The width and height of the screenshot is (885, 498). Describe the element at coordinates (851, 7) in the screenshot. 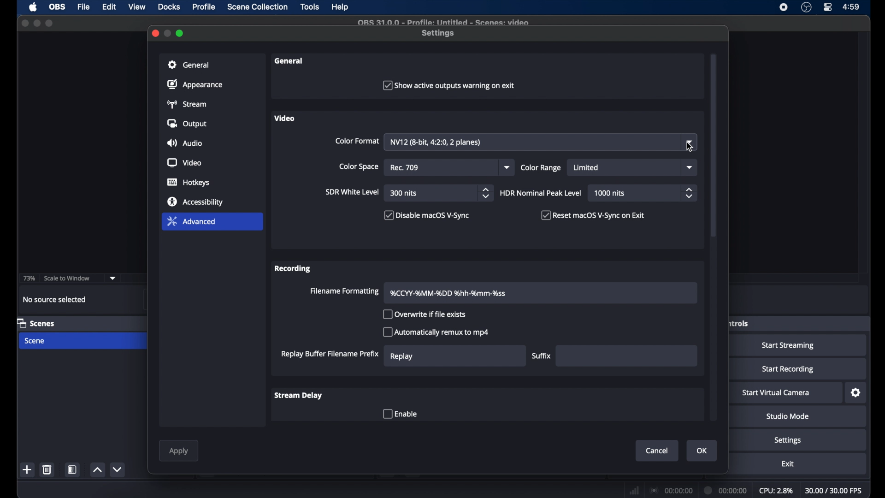

I see `4:59` at that location.